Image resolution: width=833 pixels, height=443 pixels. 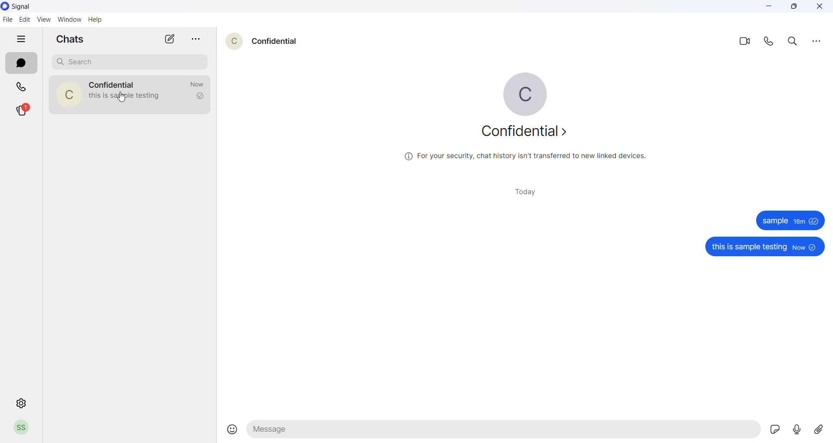 What do you see at coordinates (17, 86) in the screenshot?
I see `call` at bounding box center [17, 86].